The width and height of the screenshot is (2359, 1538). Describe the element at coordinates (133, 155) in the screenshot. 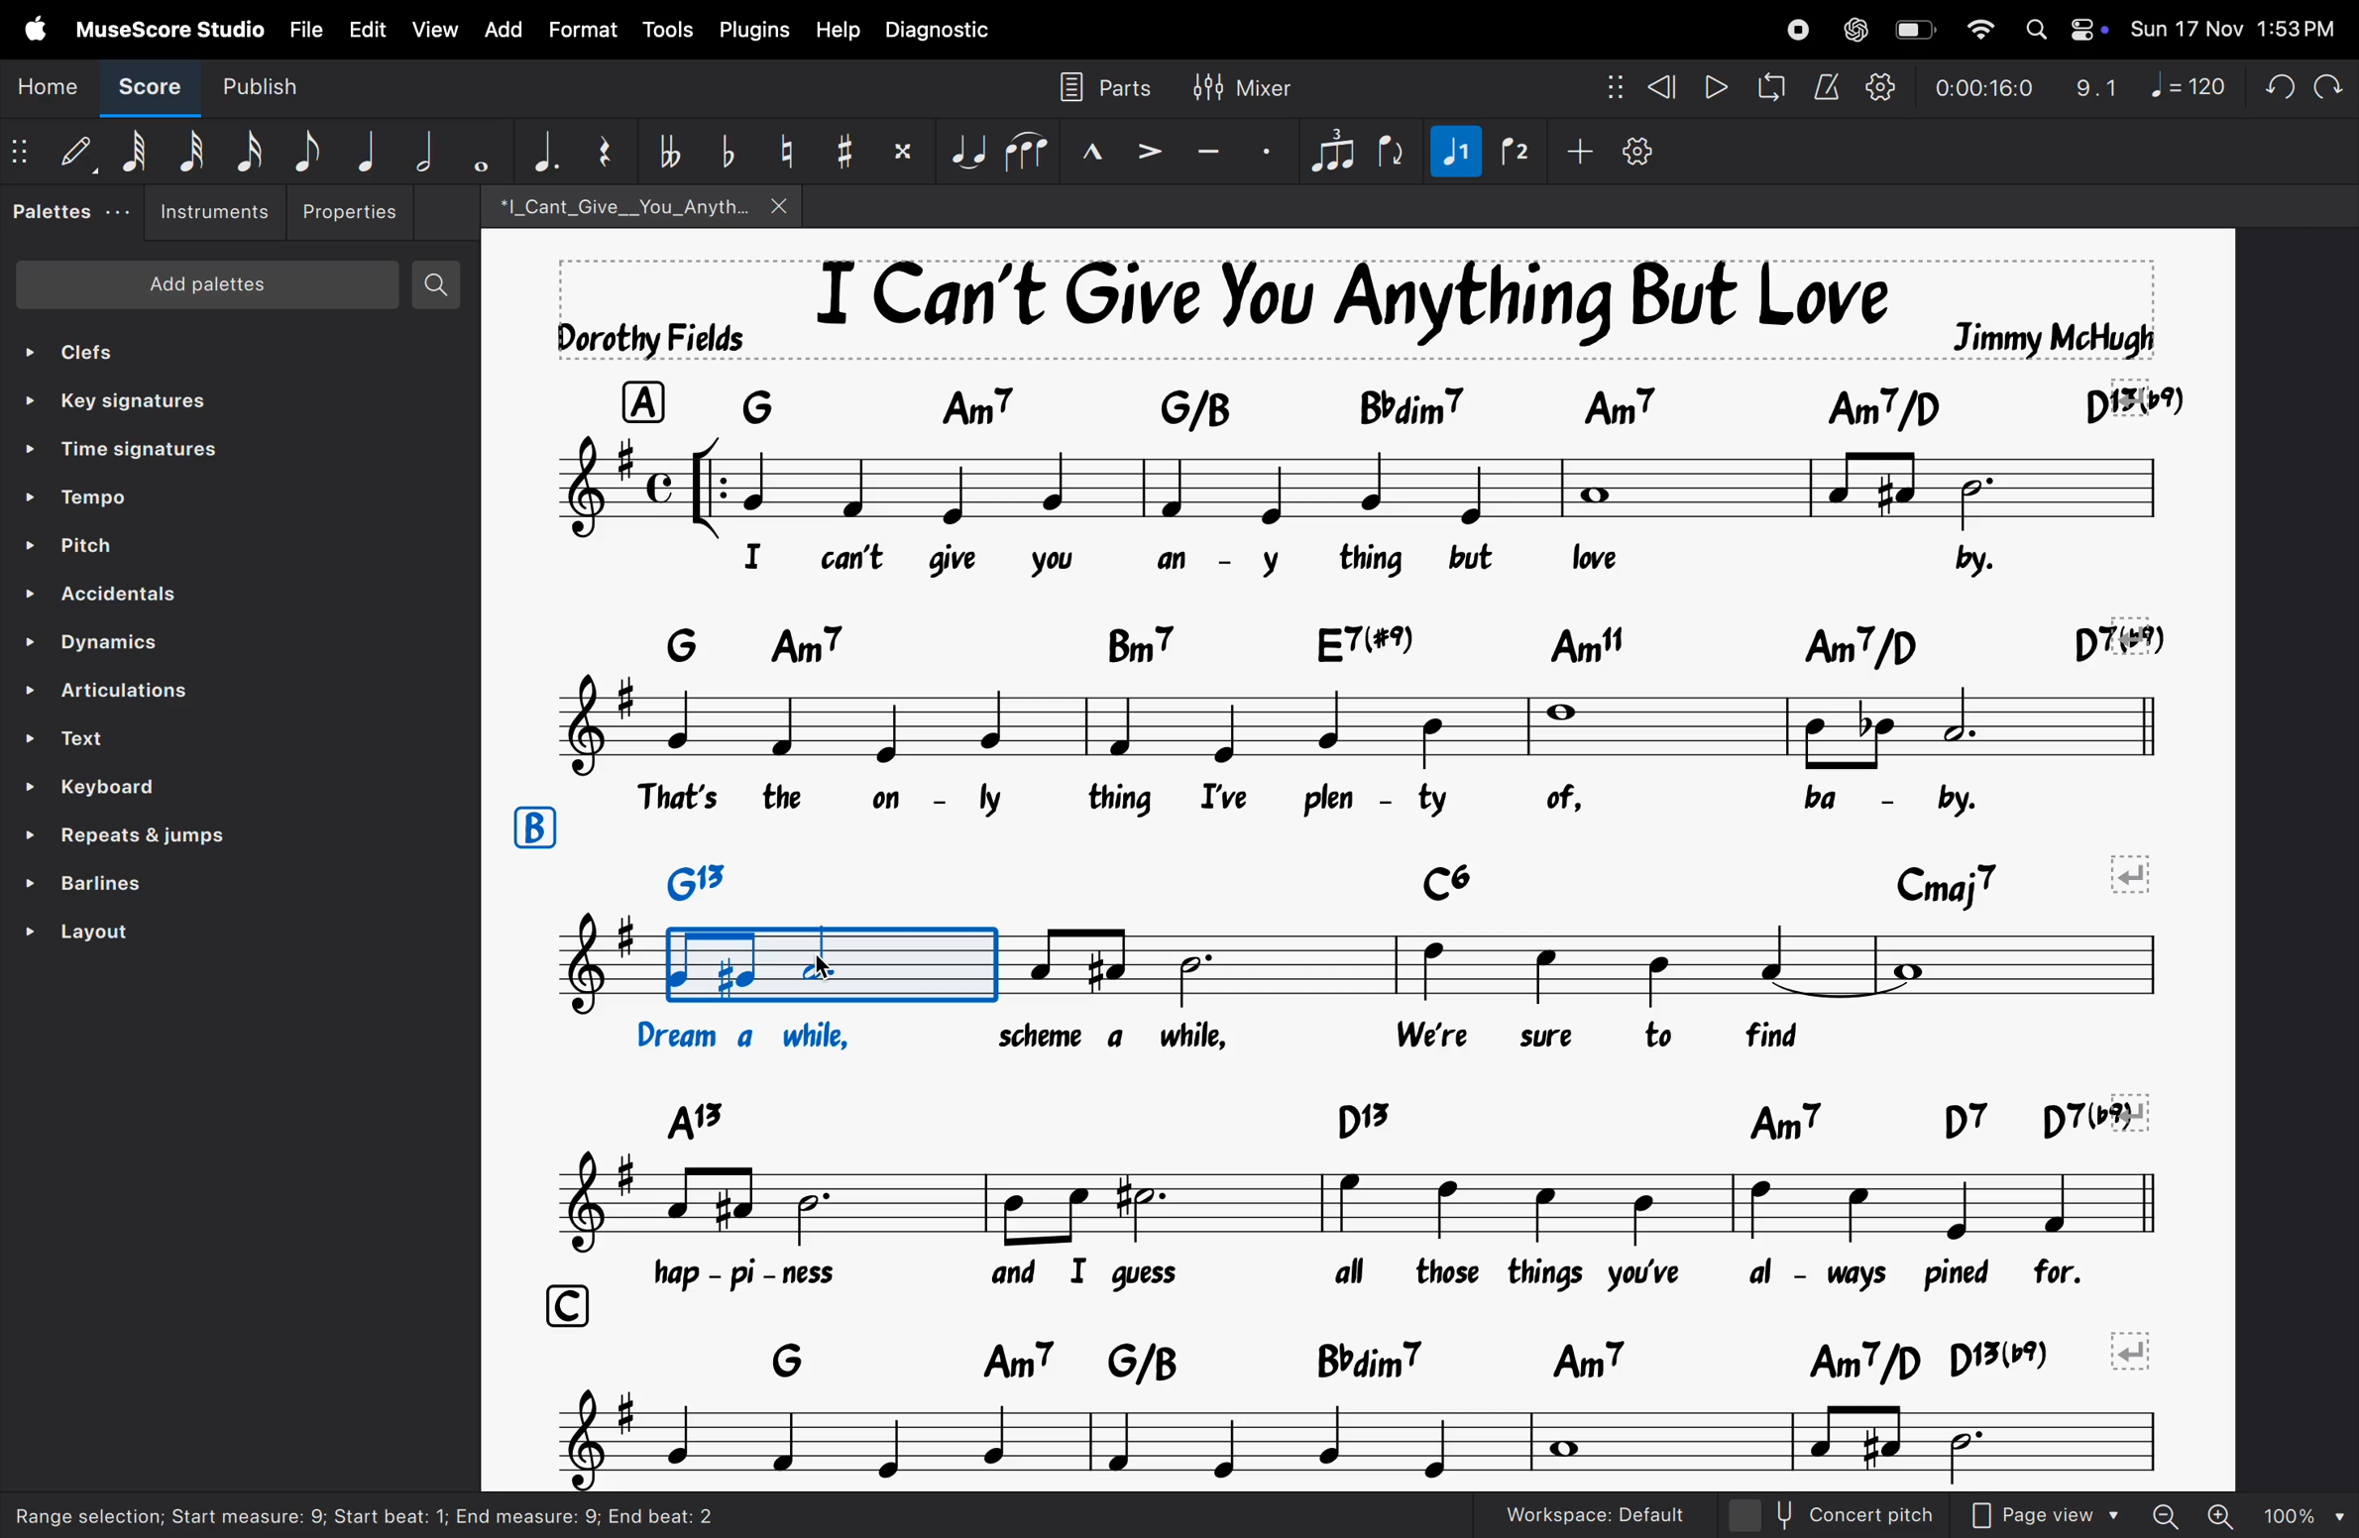

I see `64 note` at that location.